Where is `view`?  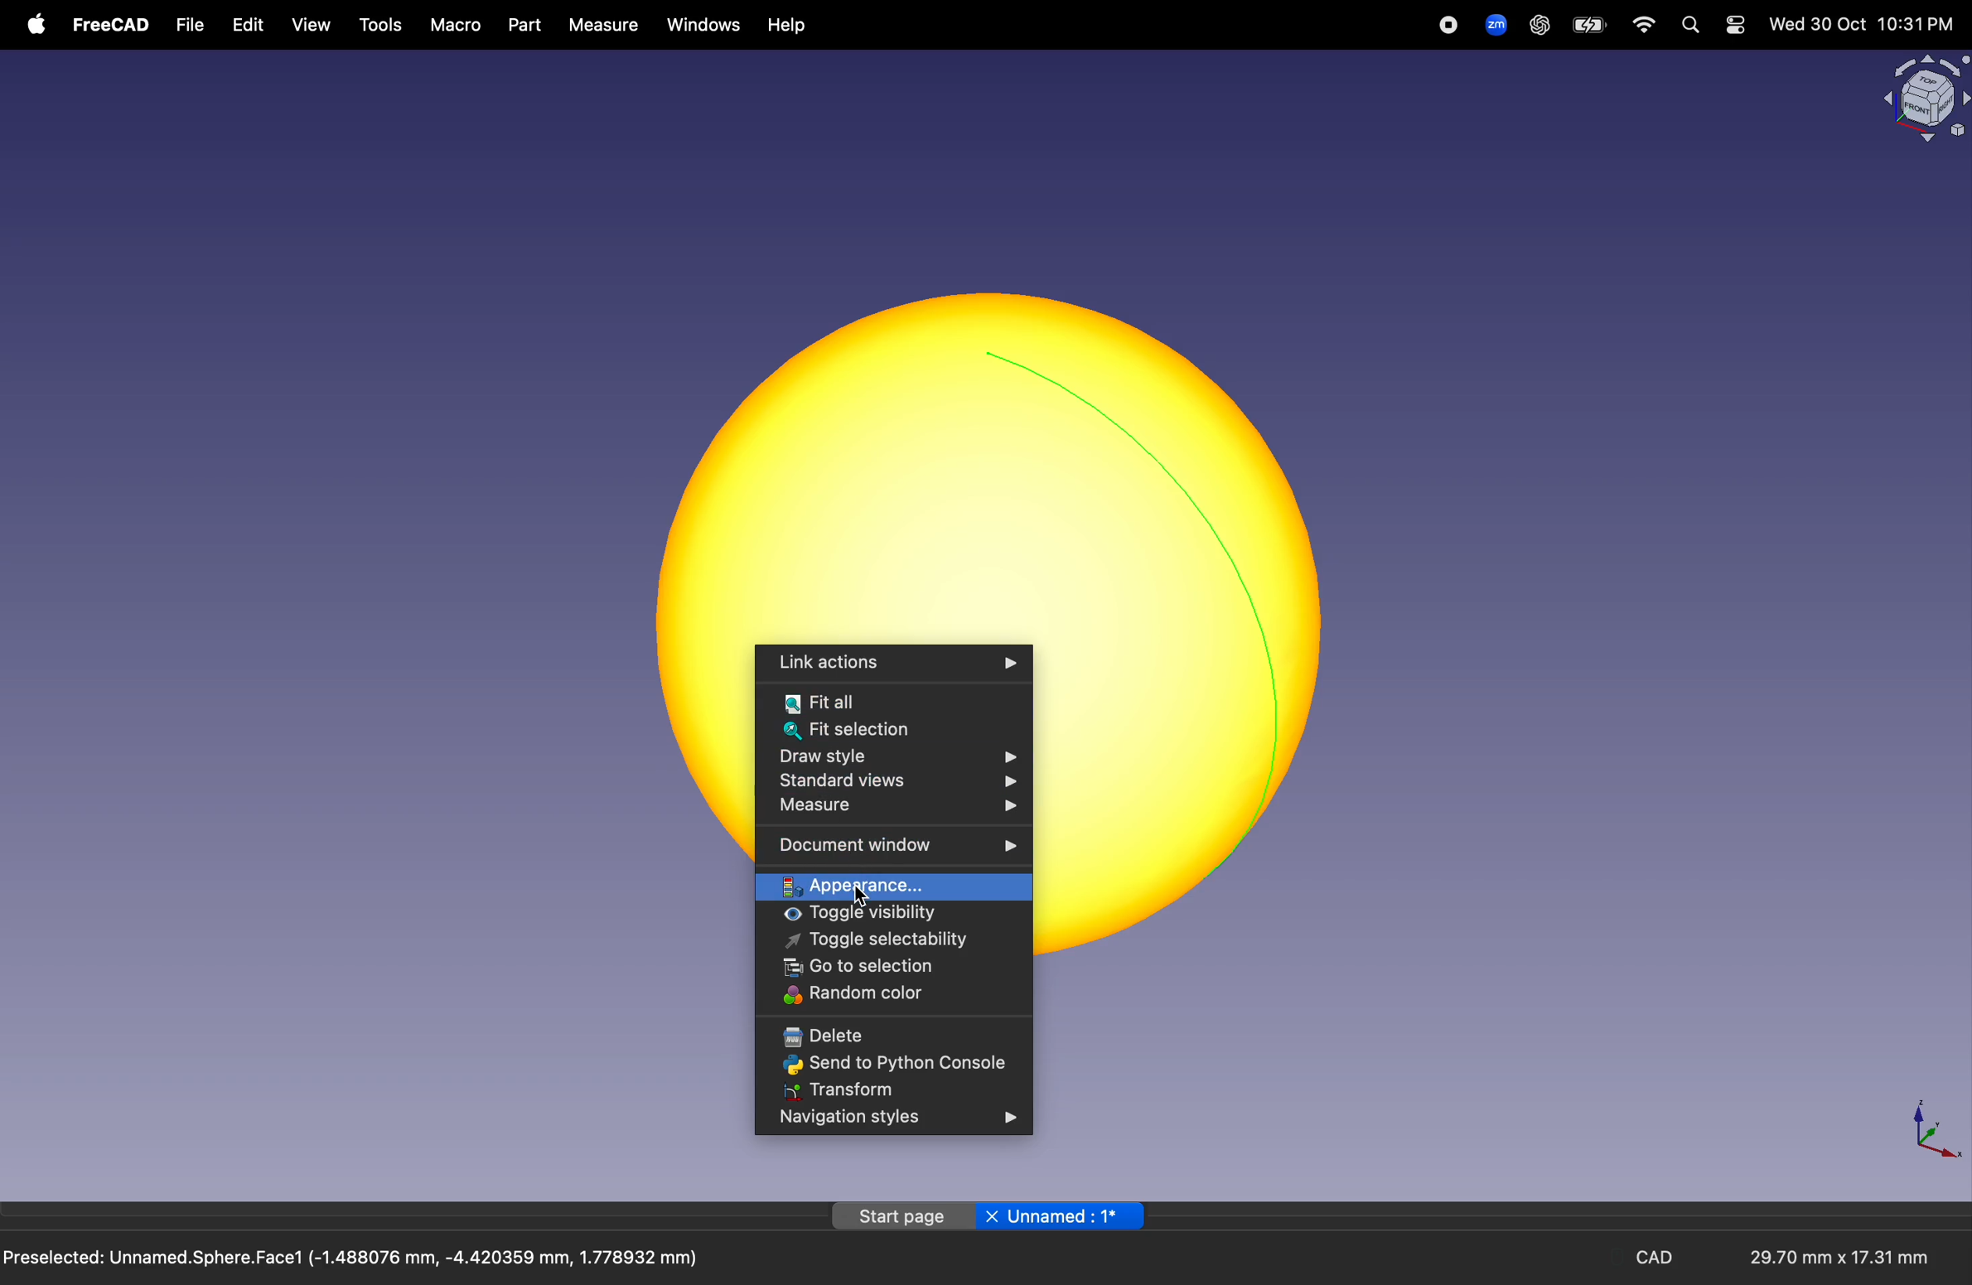 view is located at coordinates (312, 27).